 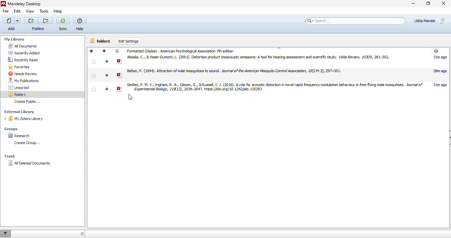 What do you see at coordinates (107, 70) in the screenshot?
I see `read / unread` at bounding box center [107, 70].